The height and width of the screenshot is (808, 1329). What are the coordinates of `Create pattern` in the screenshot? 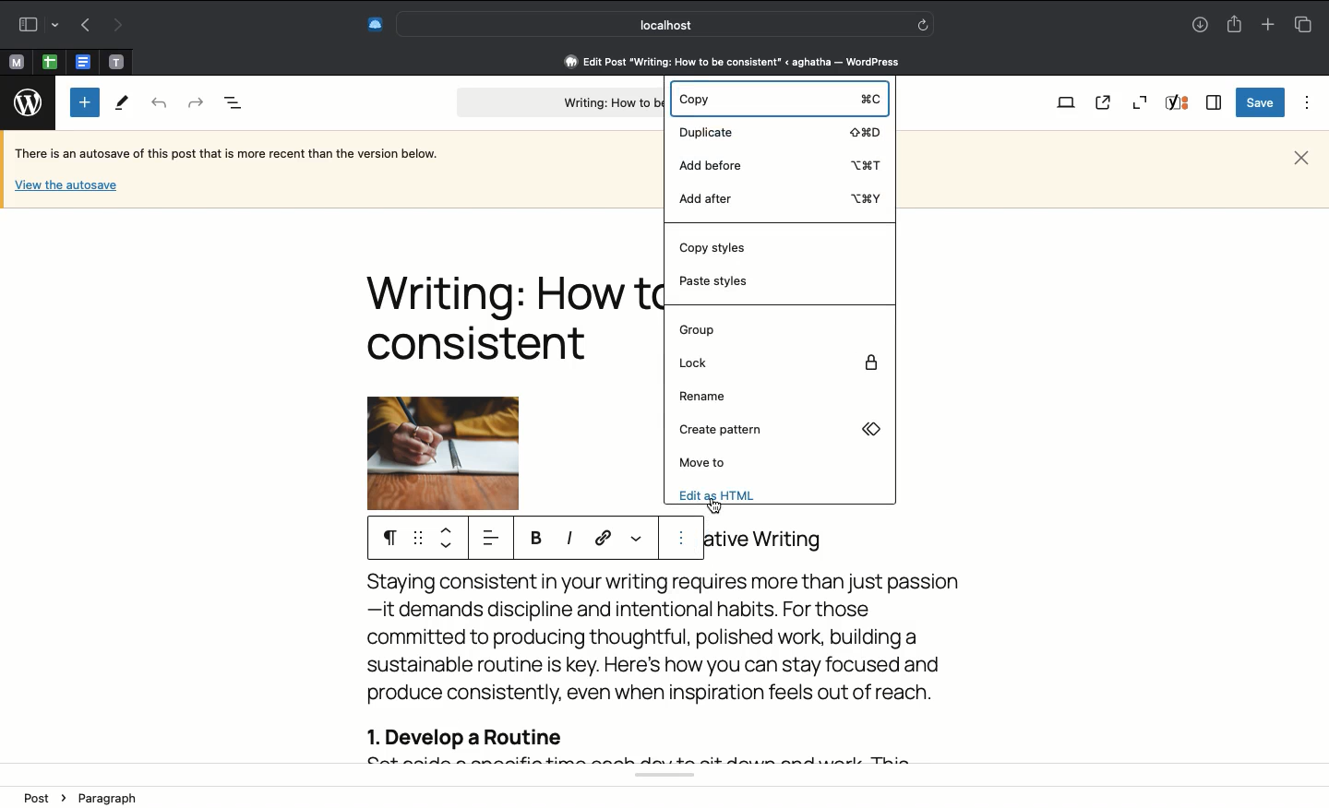 It's located at (778, 432).